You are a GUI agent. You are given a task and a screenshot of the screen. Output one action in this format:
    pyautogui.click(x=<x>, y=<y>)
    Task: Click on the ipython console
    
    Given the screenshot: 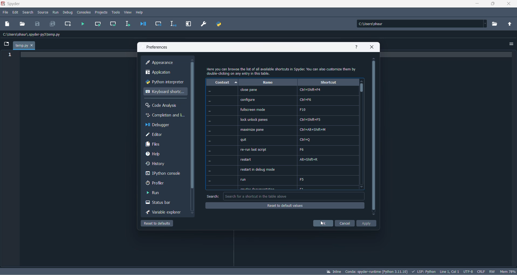 What is the action you would take?
    pyautogui.click(x=163, y=174)
    